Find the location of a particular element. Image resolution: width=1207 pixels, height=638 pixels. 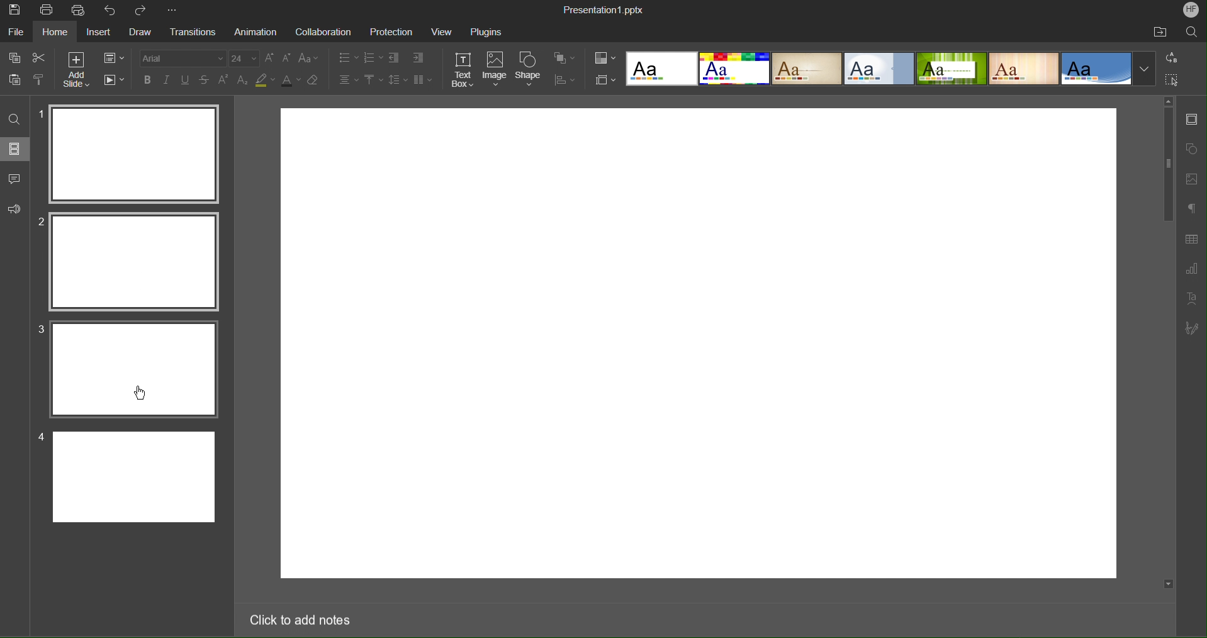

Table Settings is located at coordinates (1191, 238).